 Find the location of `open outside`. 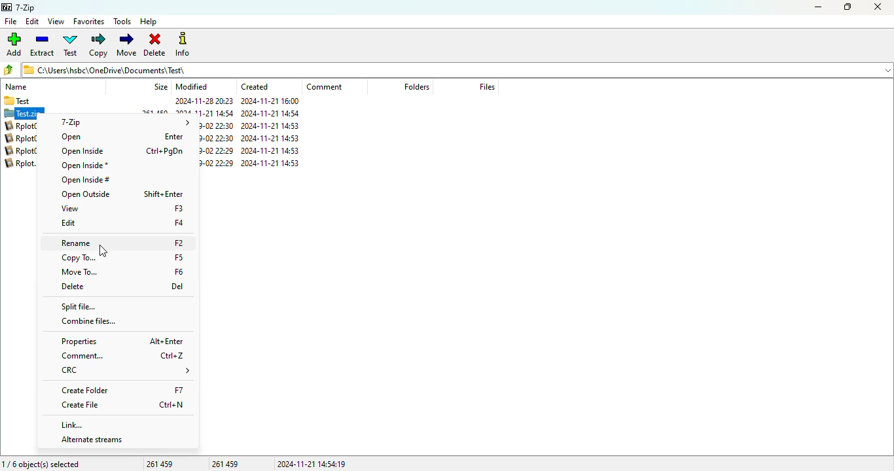

open outside is located at coordinates (86, 194).